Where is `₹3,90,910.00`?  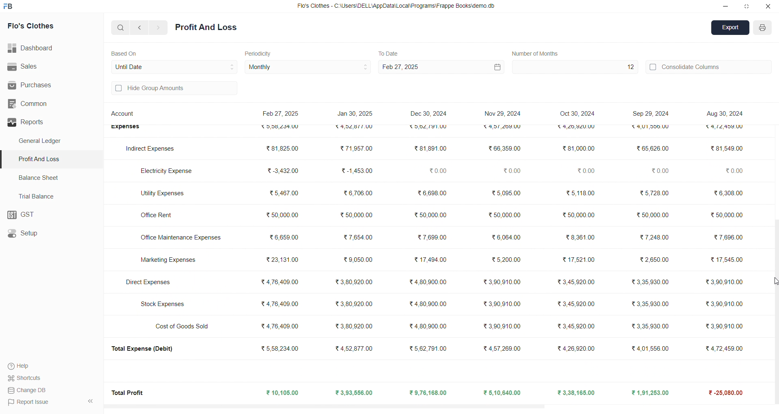
₹3,90,910.00 is located at coordinates (723, 326).